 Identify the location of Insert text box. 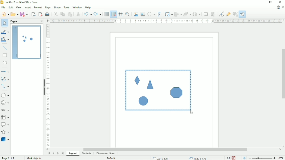
(143, 14).